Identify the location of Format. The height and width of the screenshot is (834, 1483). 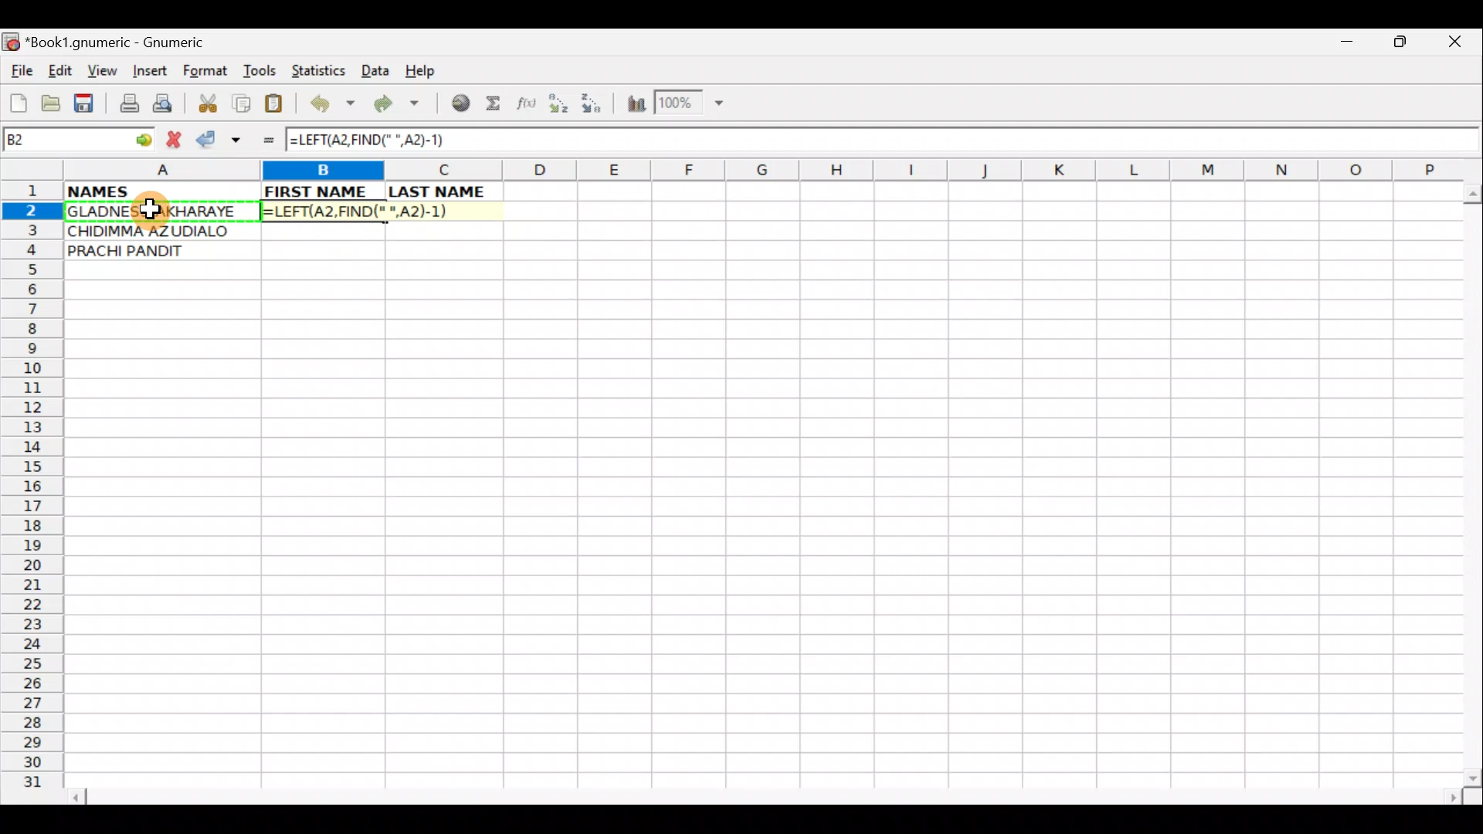
(209, 73).